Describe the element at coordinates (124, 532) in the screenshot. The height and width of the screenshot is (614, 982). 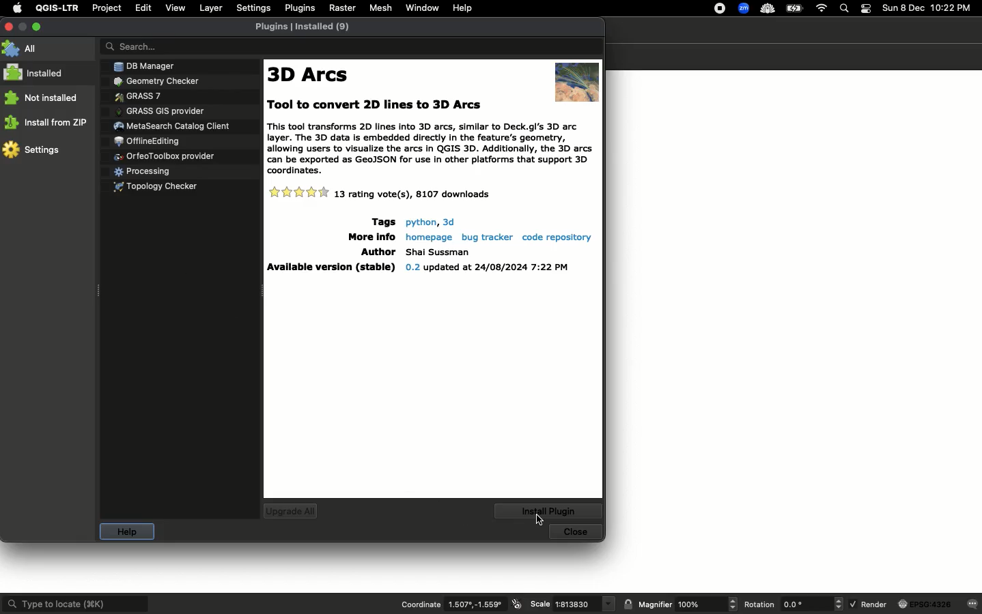
I see `Help` at that location.